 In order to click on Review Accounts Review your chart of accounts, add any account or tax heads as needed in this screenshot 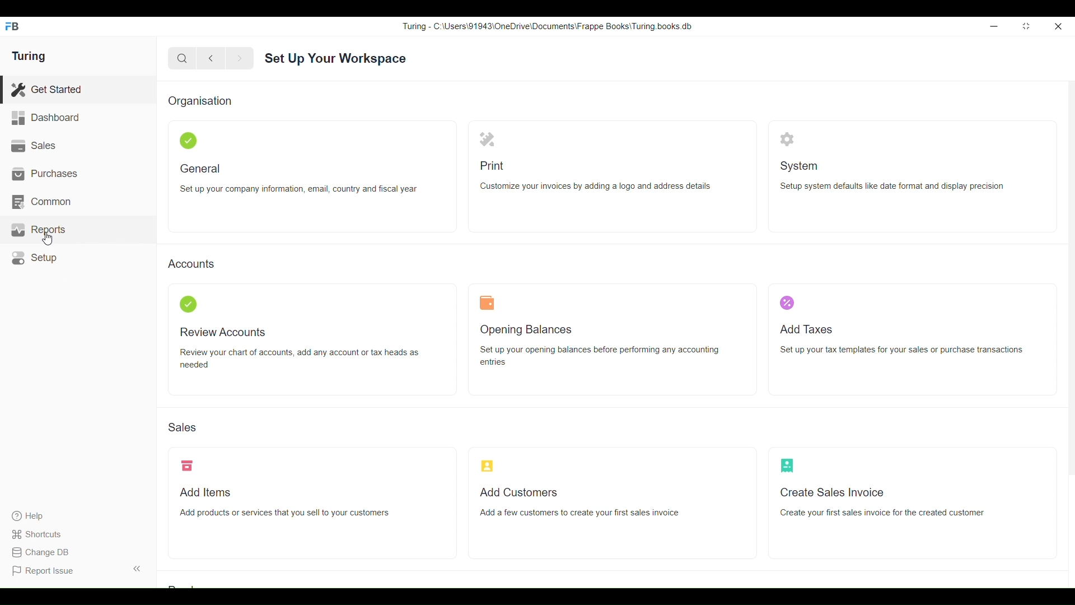, I will do `click(299, 348)`.